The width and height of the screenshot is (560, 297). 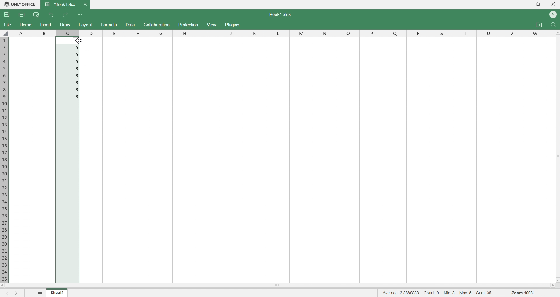 I want to click on Formula, so click(x=109, y=24).